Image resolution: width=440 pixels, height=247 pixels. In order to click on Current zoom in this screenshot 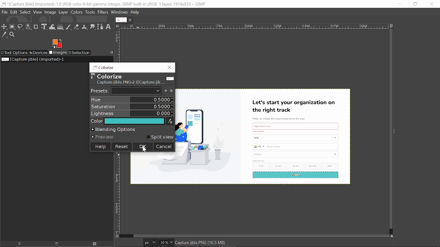, I will do `click(163, 243)`.